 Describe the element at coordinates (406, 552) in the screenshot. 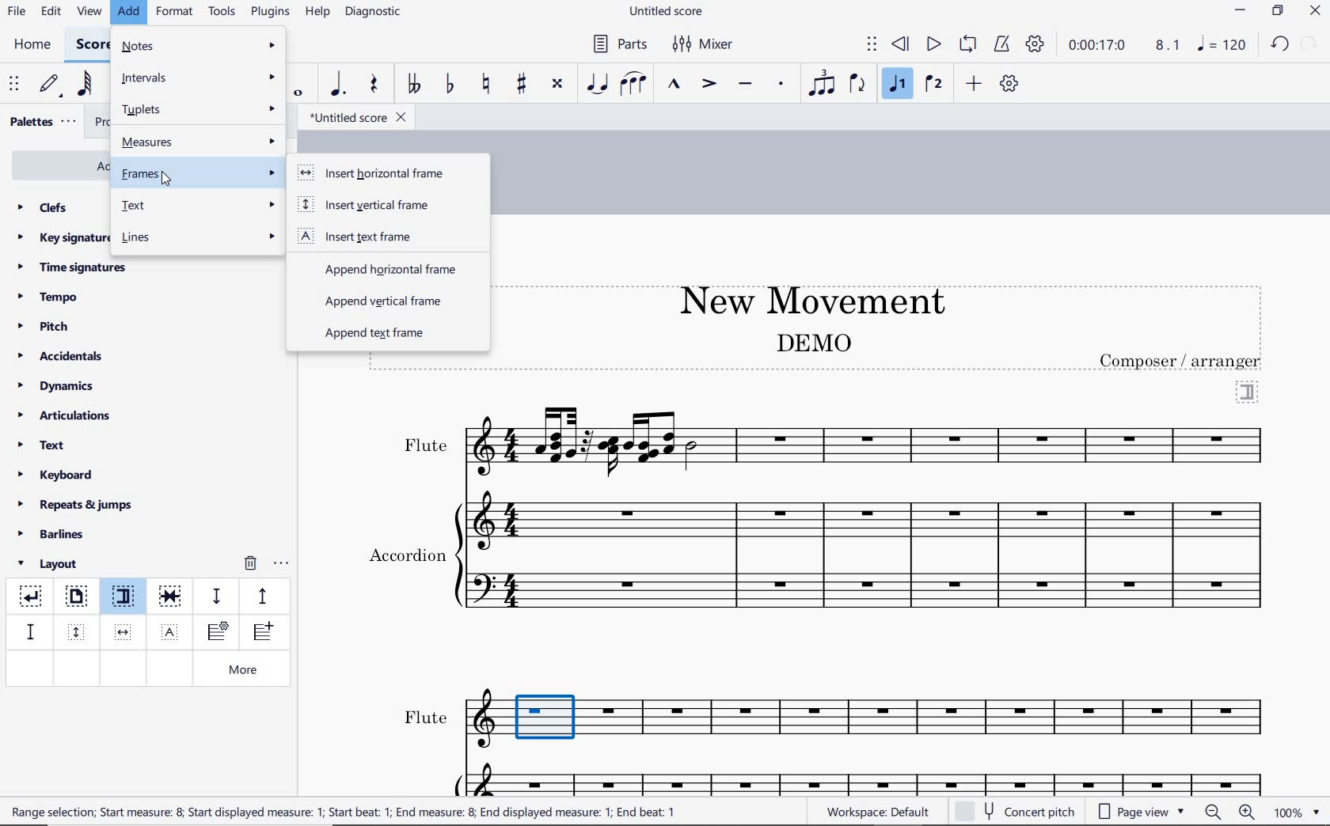

I see `text` at that location.